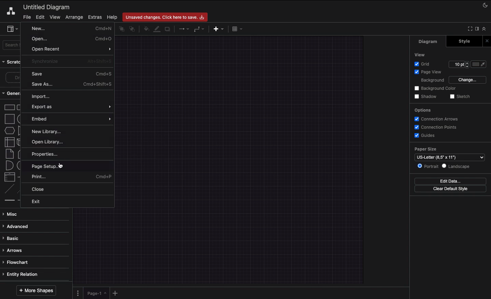  I want to click on Open library, so click(48, 142).